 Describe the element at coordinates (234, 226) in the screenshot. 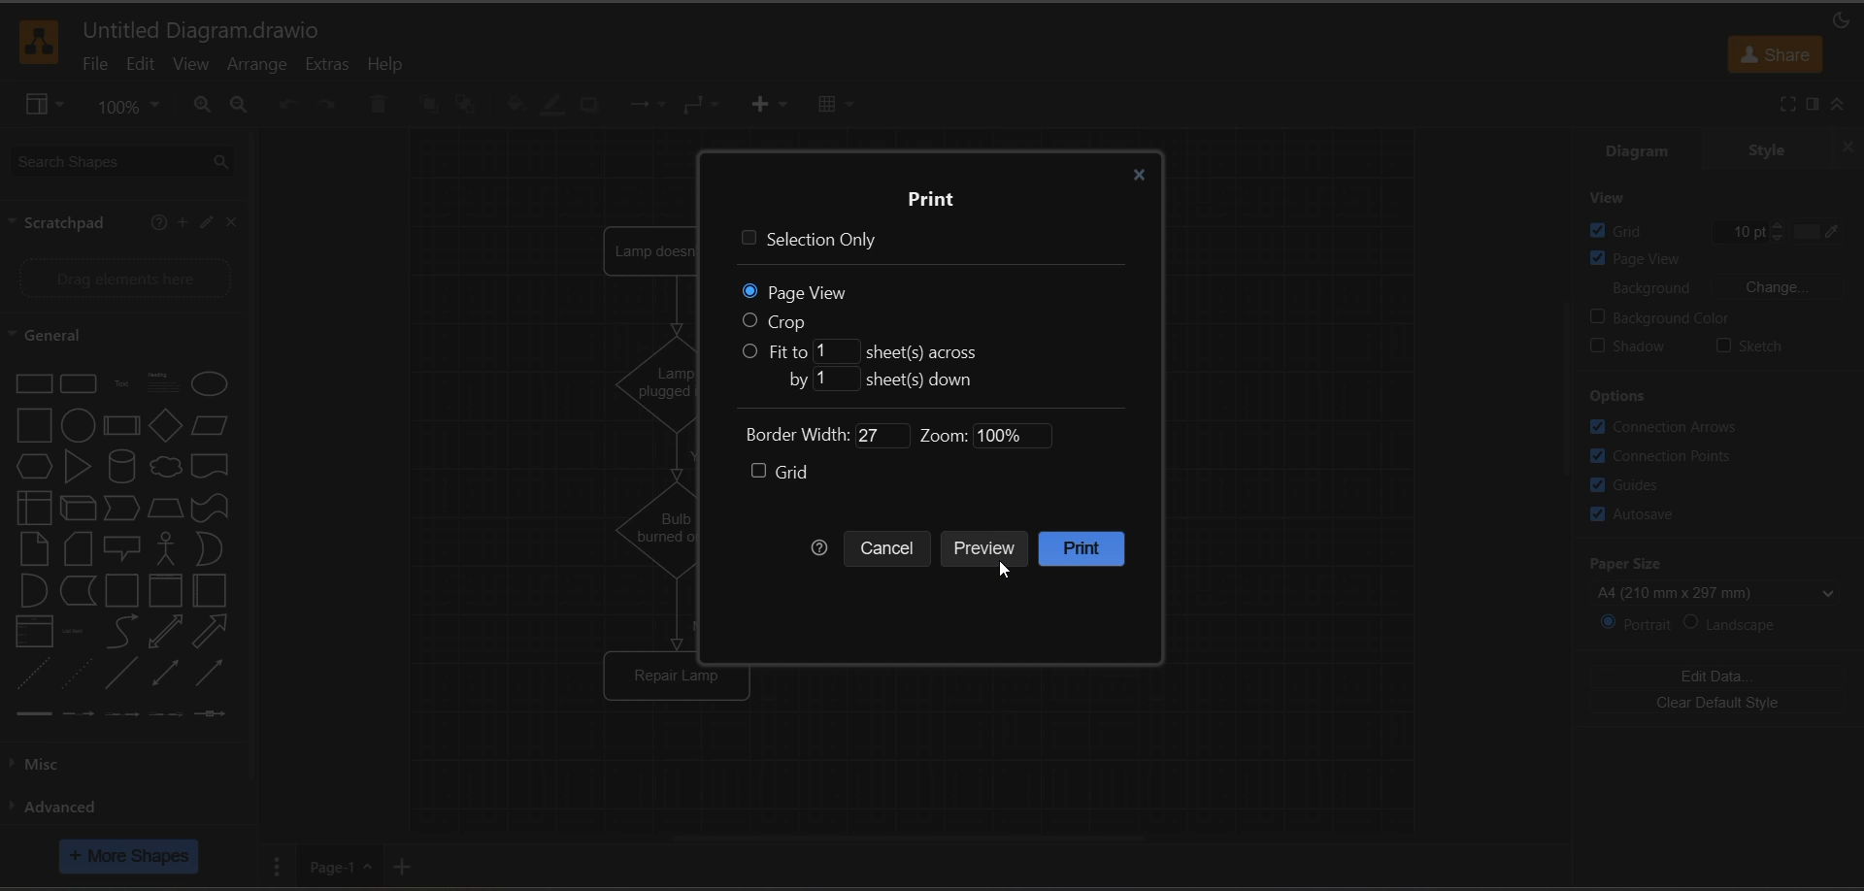

I see `close` at that location.